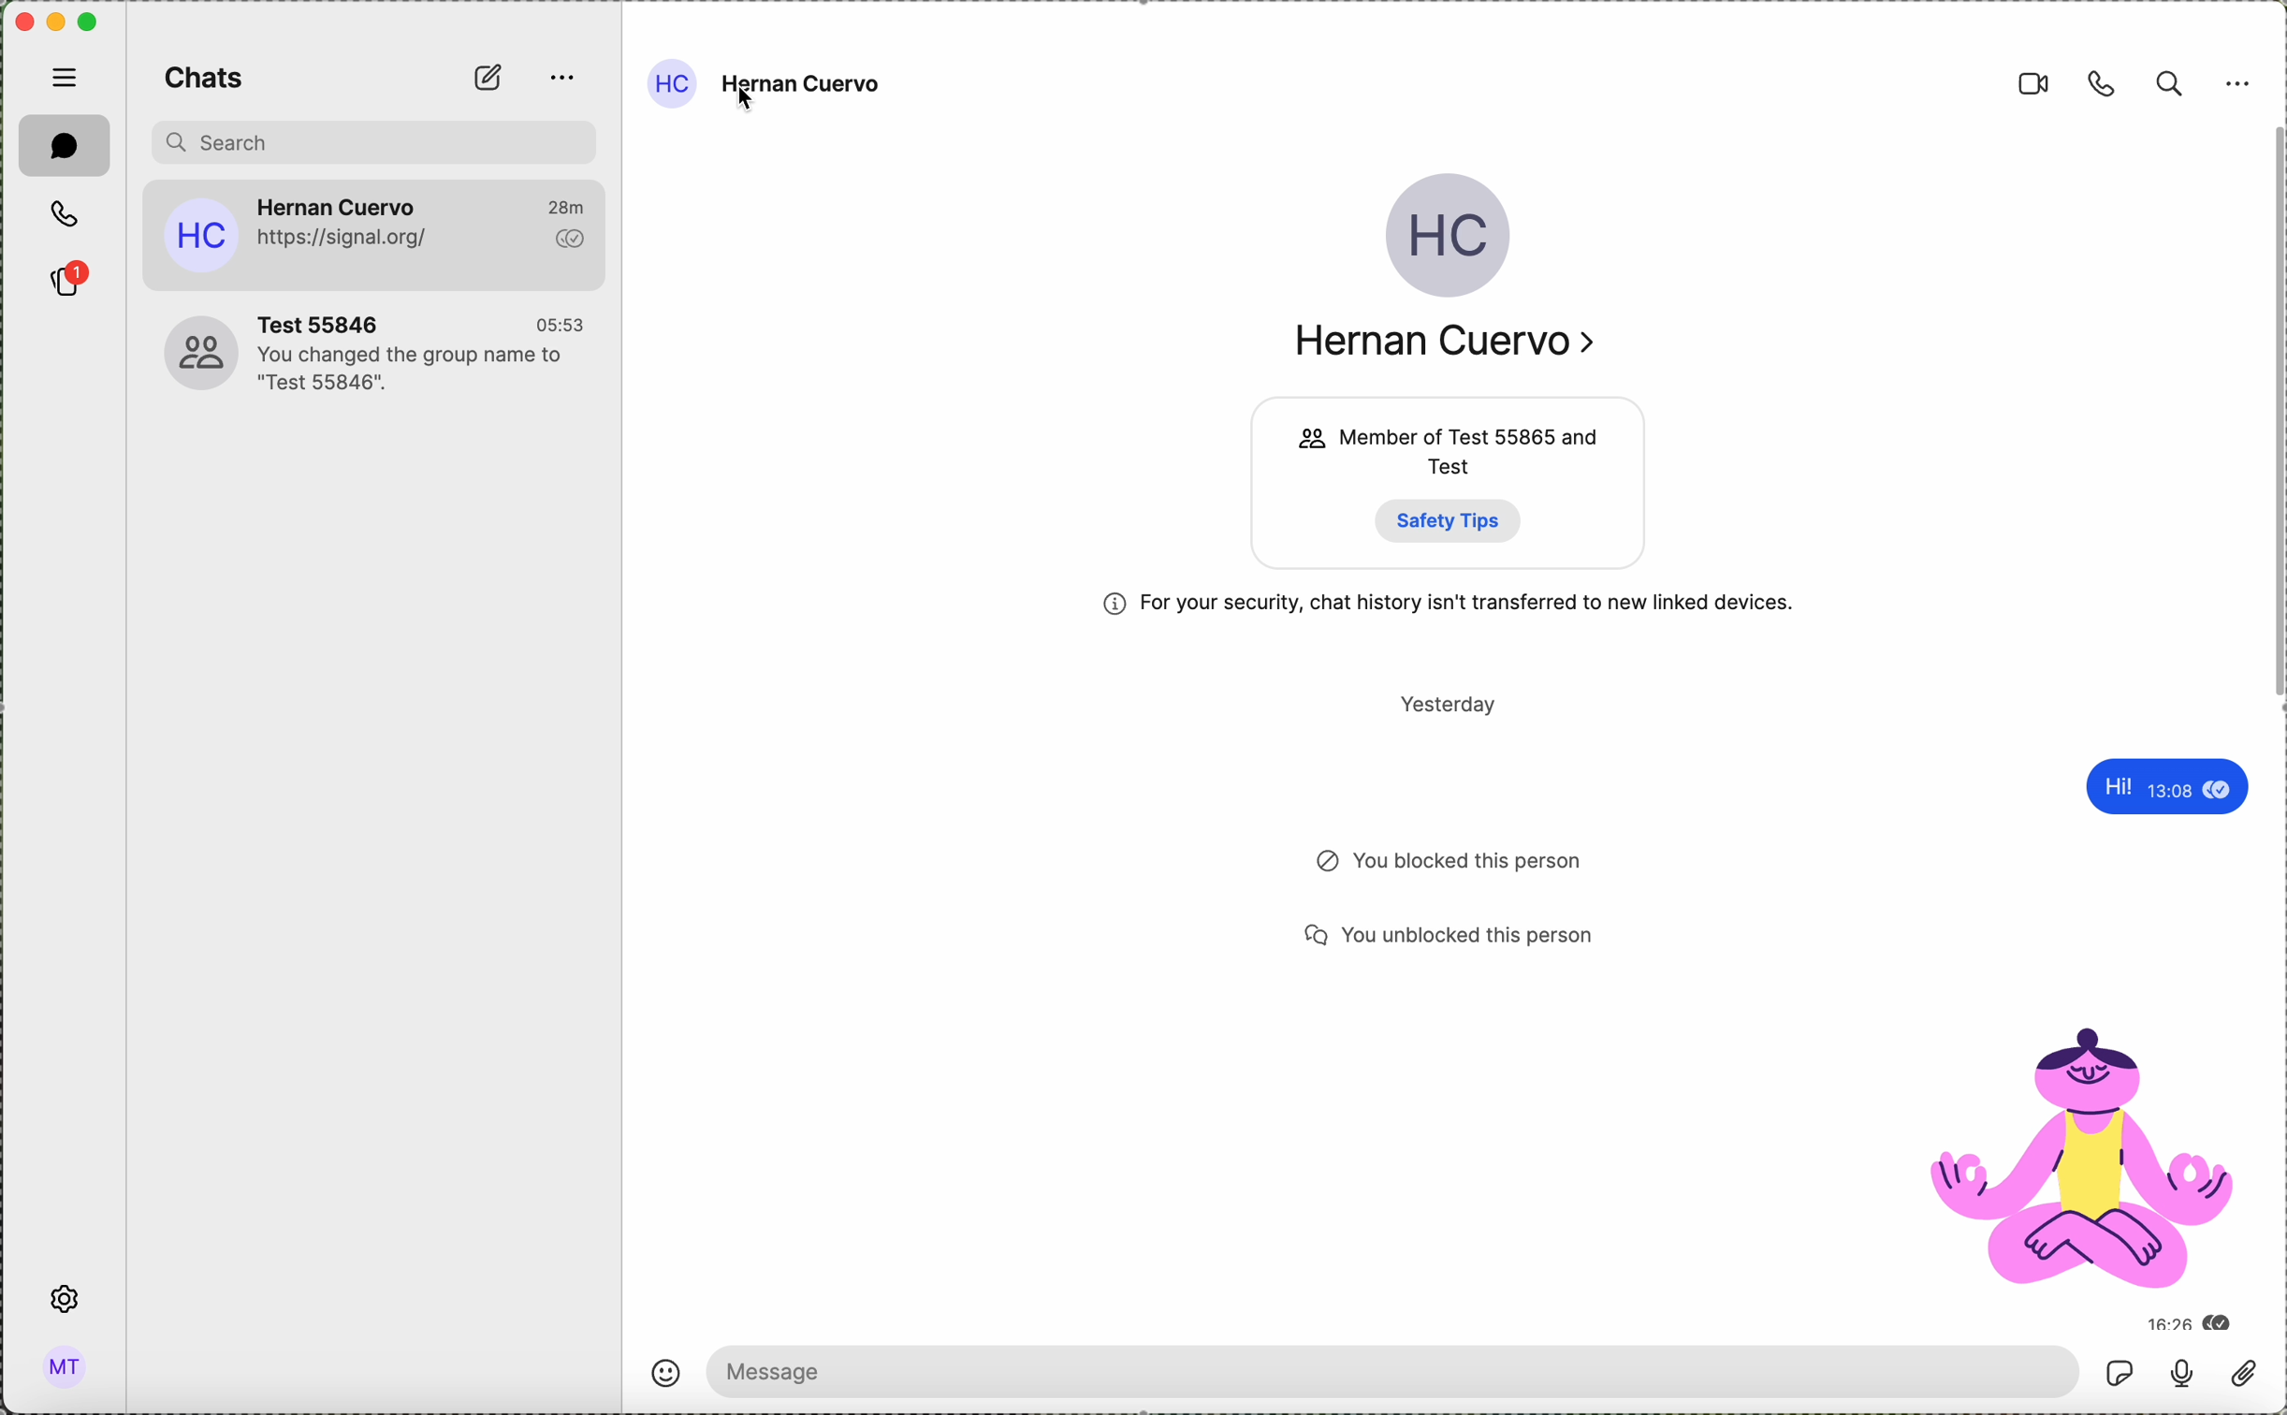  I want to click on For your security, chat history isn't transferred to new linked devices., so click(1481, 602).